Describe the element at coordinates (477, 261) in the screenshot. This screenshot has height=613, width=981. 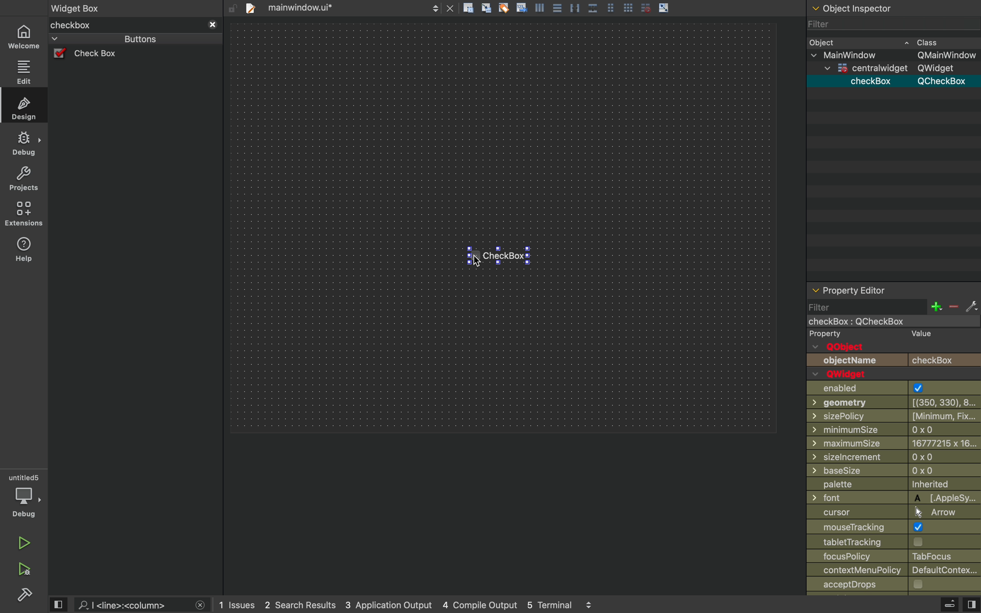
I see `cursor` at that location.